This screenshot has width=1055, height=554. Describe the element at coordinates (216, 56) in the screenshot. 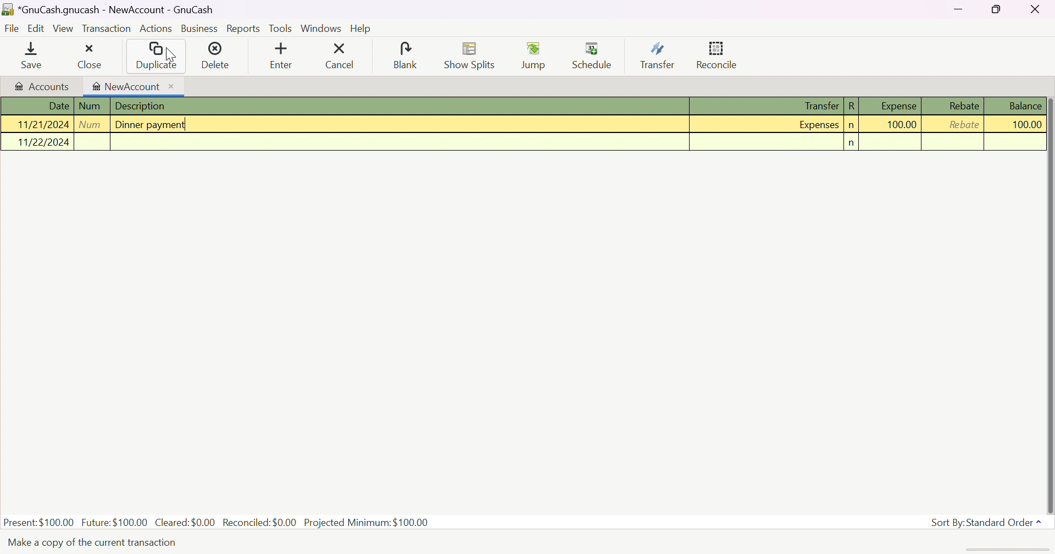

I see `Delete` at that location.